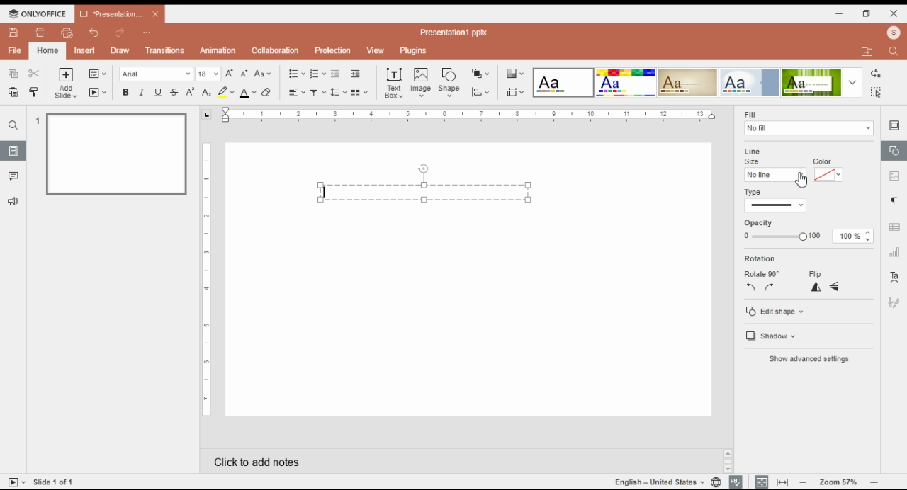 The image size is (907, 490). What do you see at coordinates (823, 161) in the screenshot?
I see `color` at bounding box center [823, 161].